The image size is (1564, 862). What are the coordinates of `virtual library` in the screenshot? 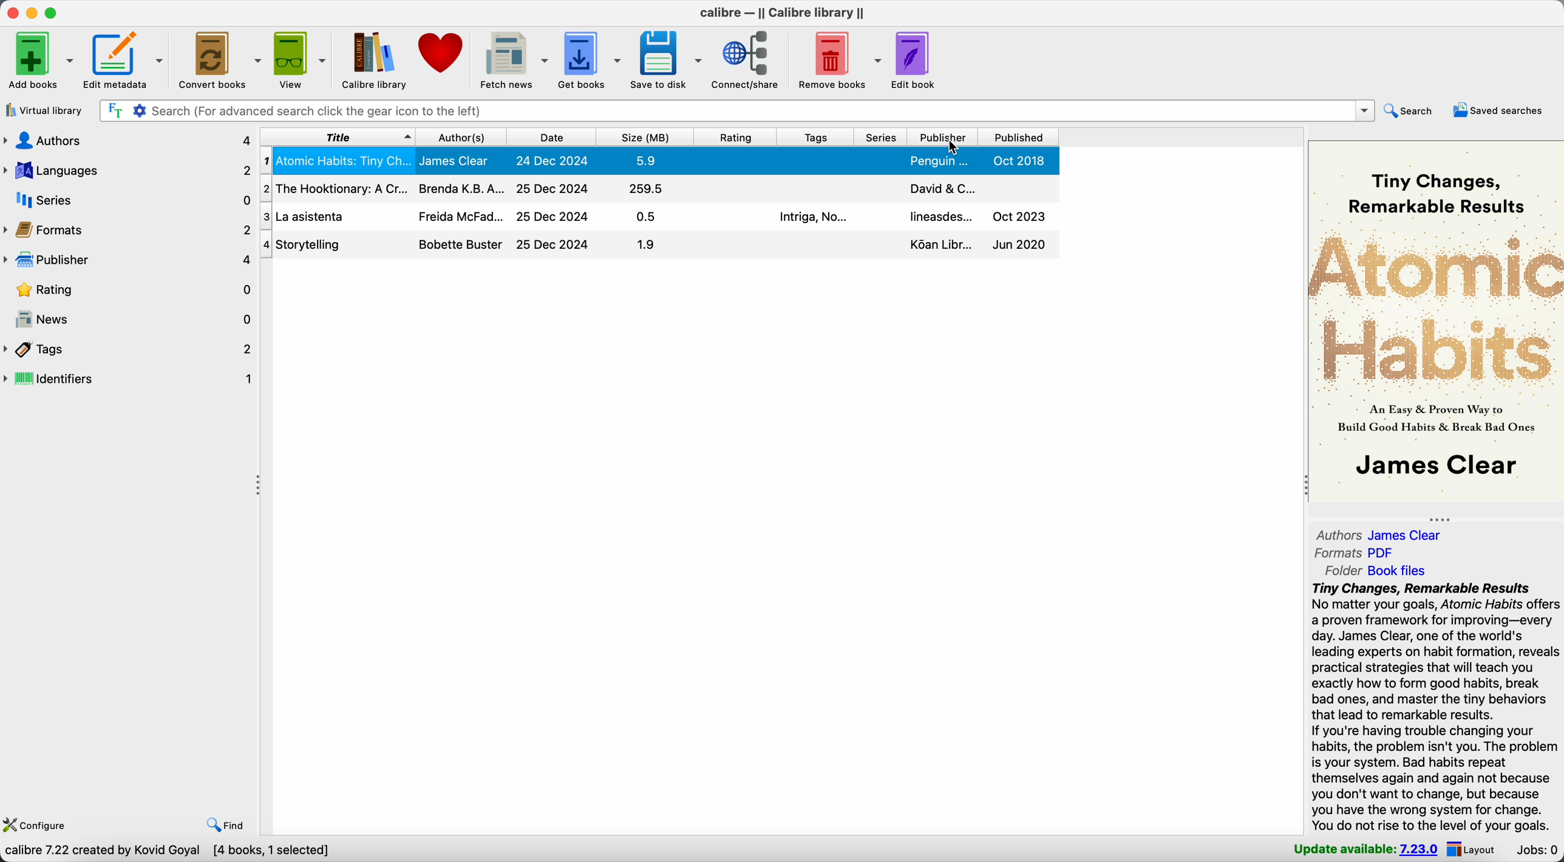 It's located at (43, 112).